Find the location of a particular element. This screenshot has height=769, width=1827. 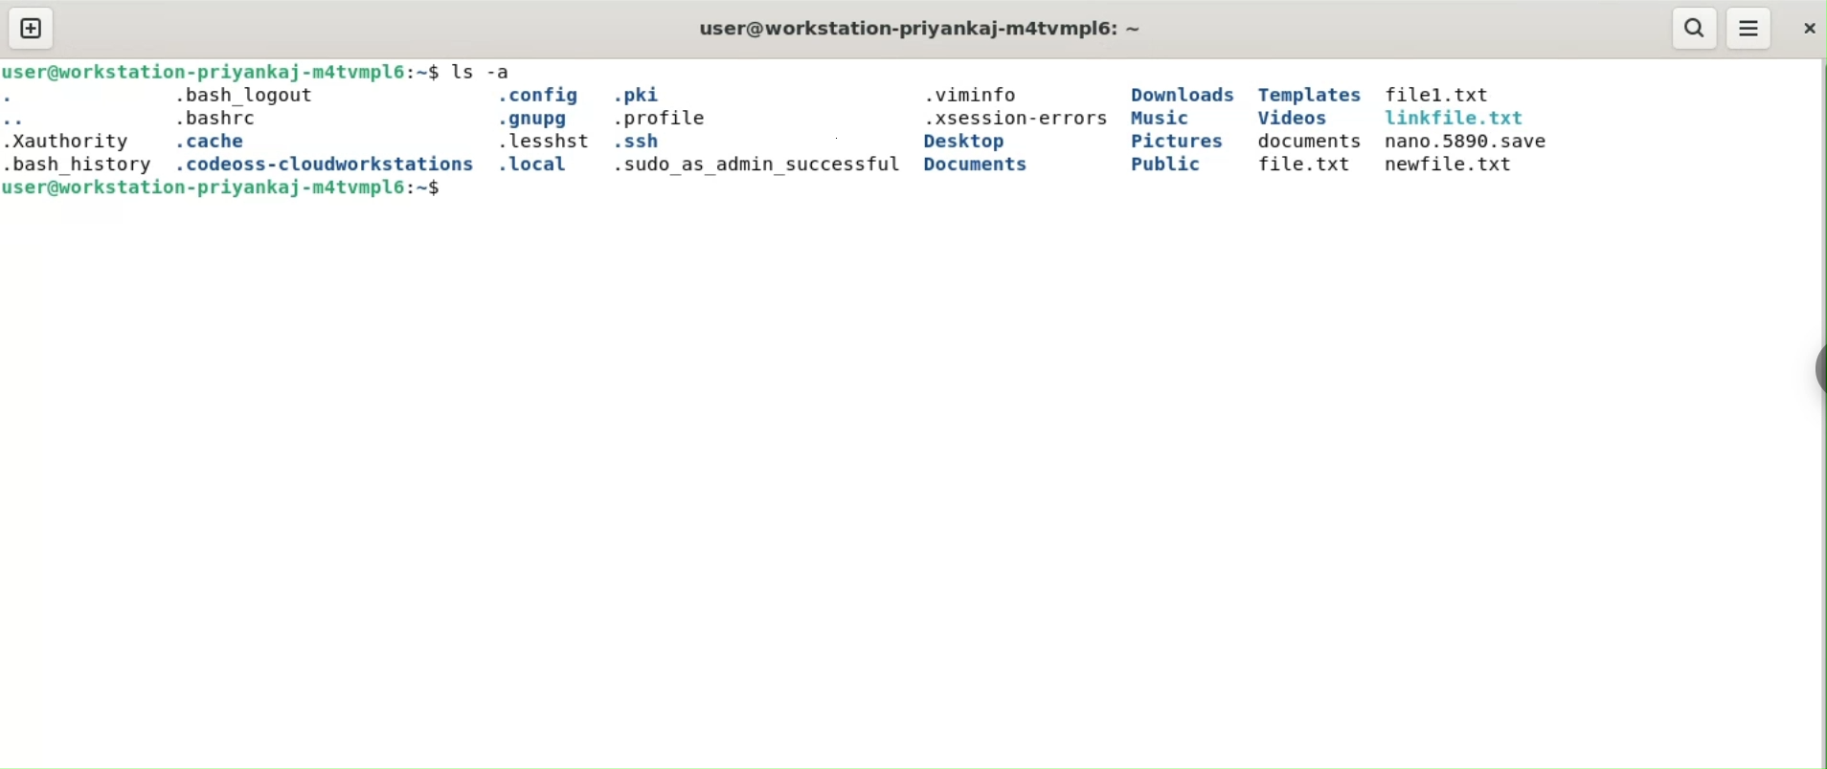

user@workstation-priyankaj-m4tvmpl6:~$ is located at coordinates (223, 72).